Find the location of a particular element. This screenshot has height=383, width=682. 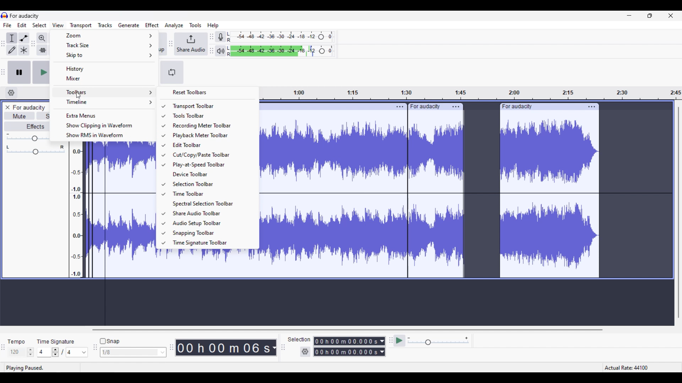

tempo is located at coordinates (16, 342).